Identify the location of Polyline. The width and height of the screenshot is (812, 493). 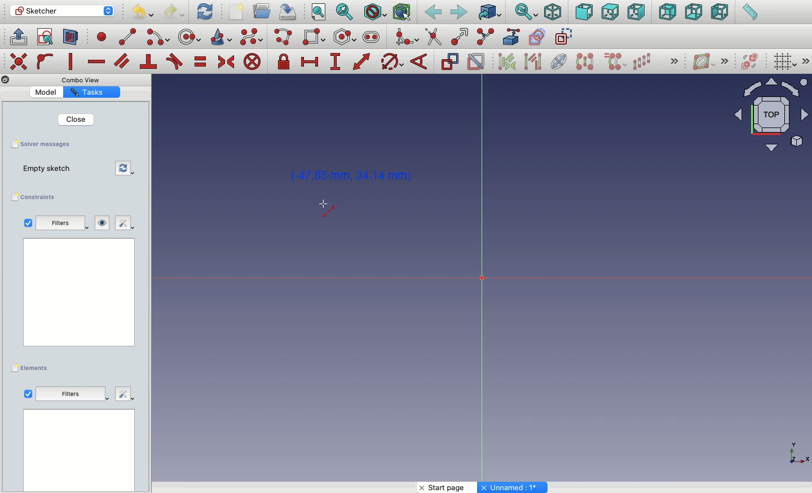
(285, 37).